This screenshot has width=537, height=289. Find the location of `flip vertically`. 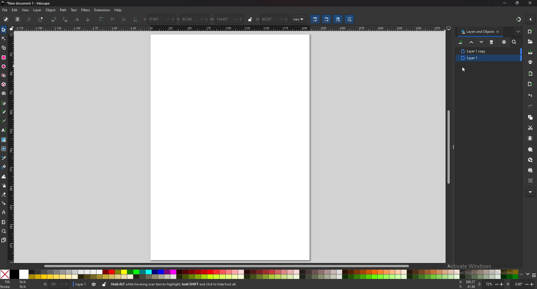

flip vertically is located at coordinates (77, 19).